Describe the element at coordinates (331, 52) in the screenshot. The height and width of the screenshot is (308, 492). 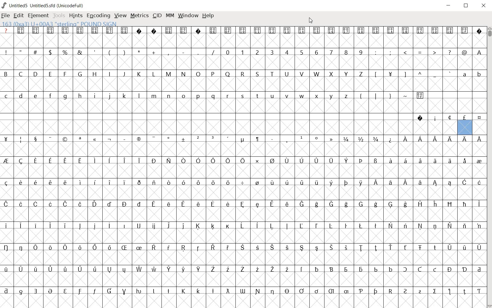
I see `7` at that location.